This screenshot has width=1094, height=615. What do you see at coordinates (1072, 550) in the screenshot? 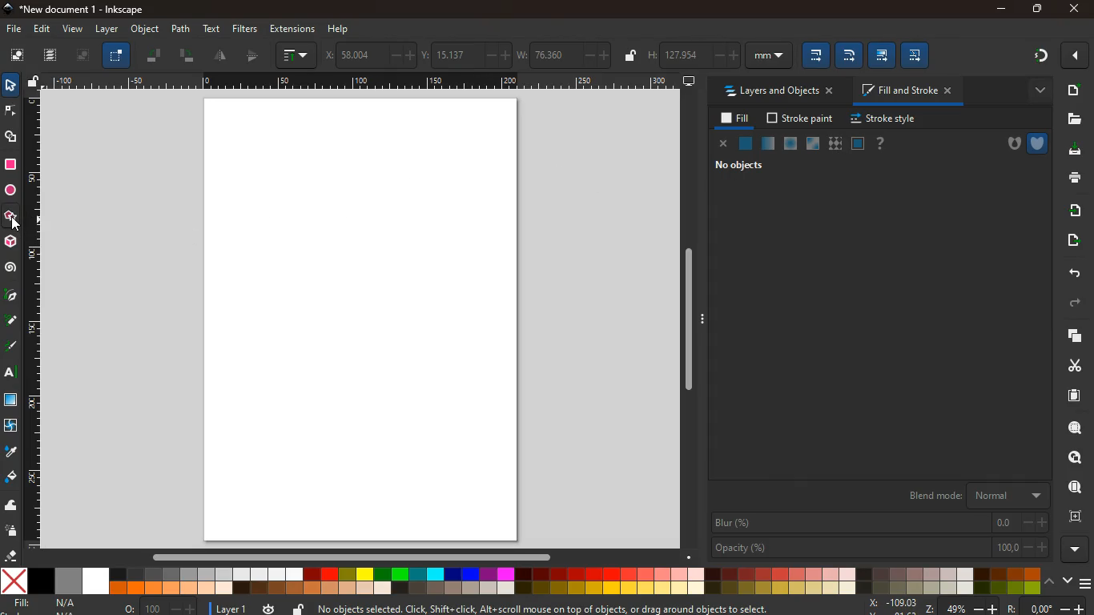
I see `more` at bounding box center [1072, 550].